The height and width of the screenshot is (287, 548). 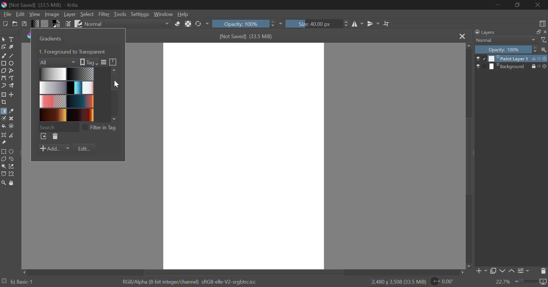 I want to click on Select, so click(x=87, y=14).